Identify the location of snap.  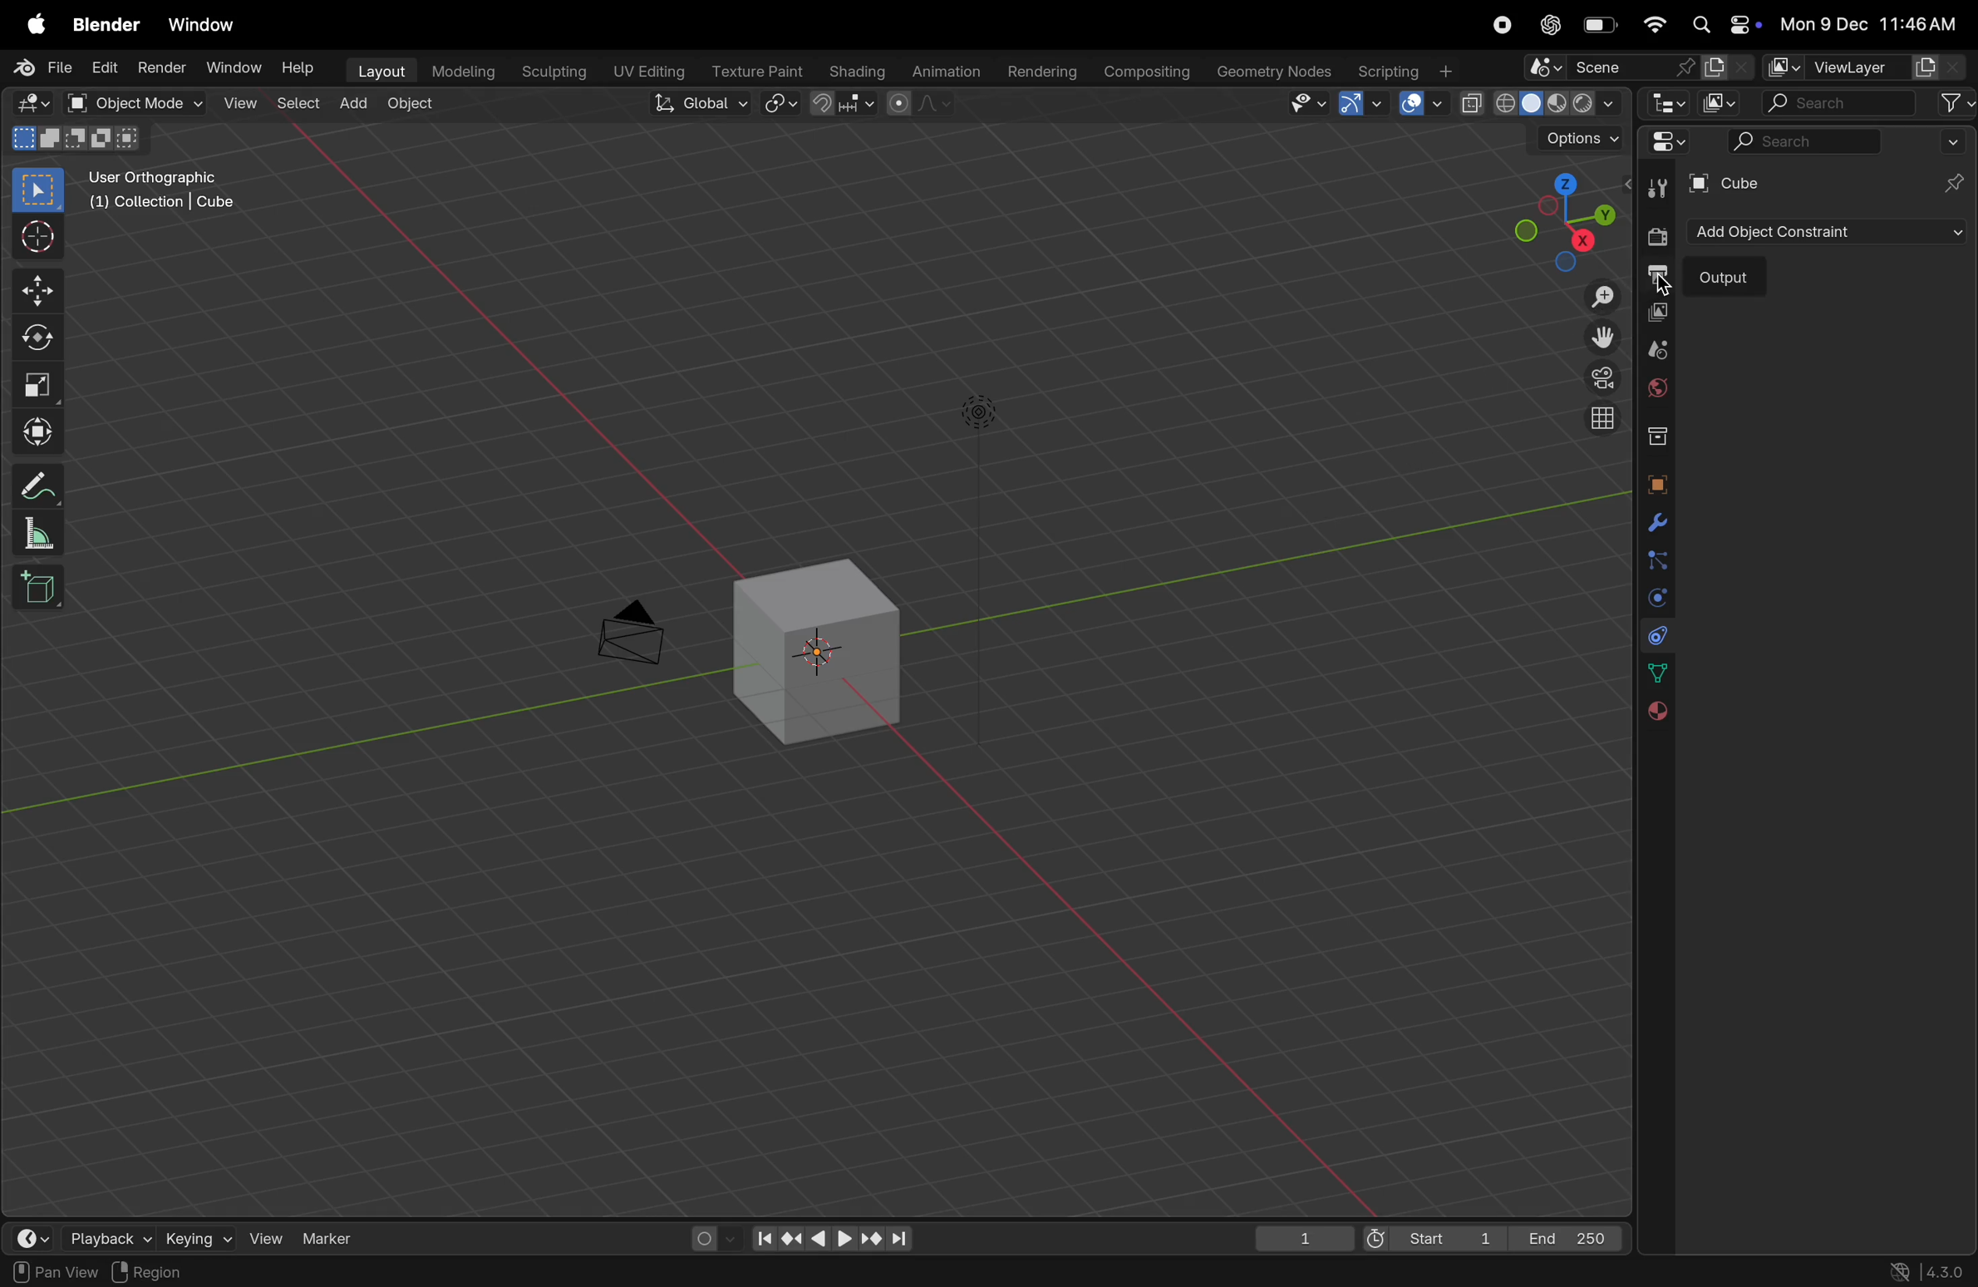
(842, 106).